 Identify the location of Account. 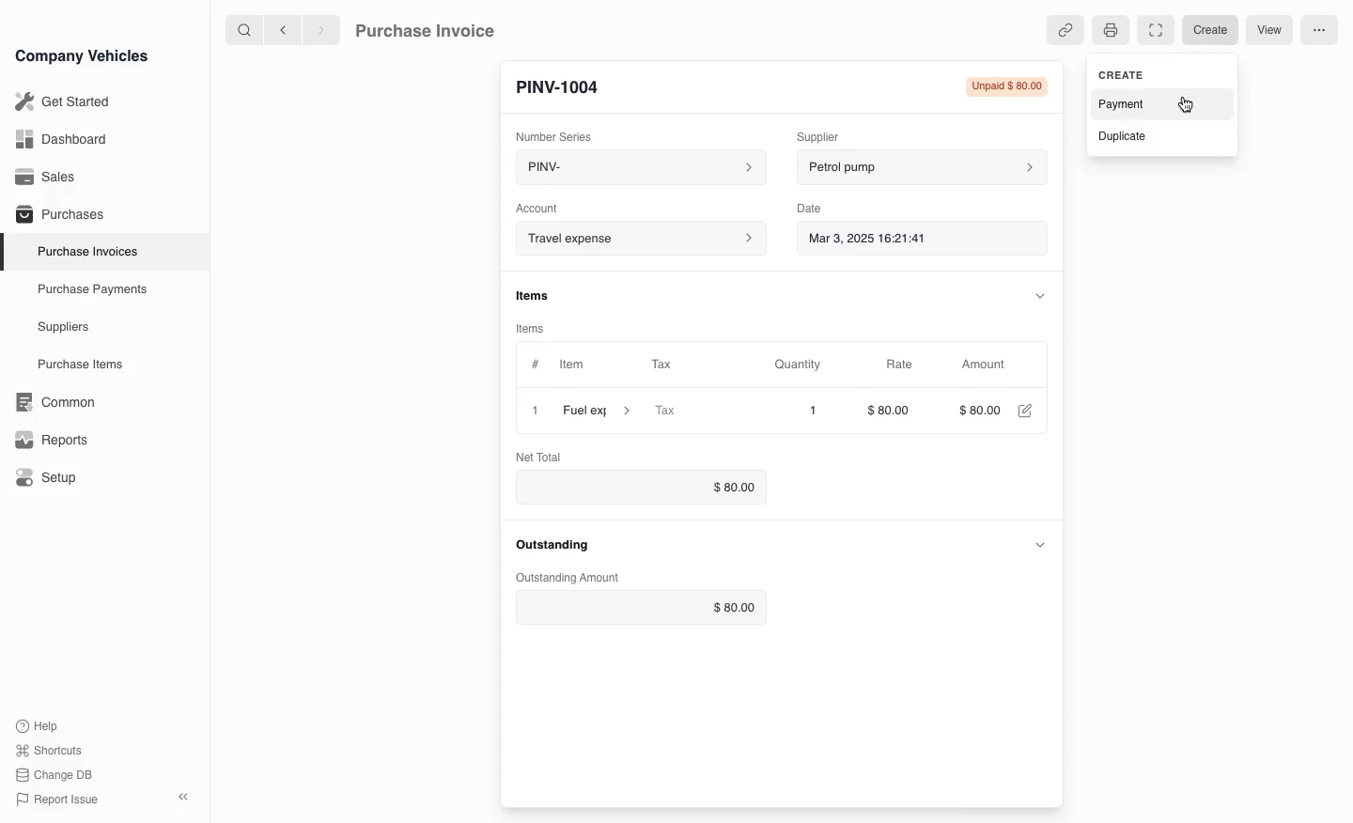
(537, 207).